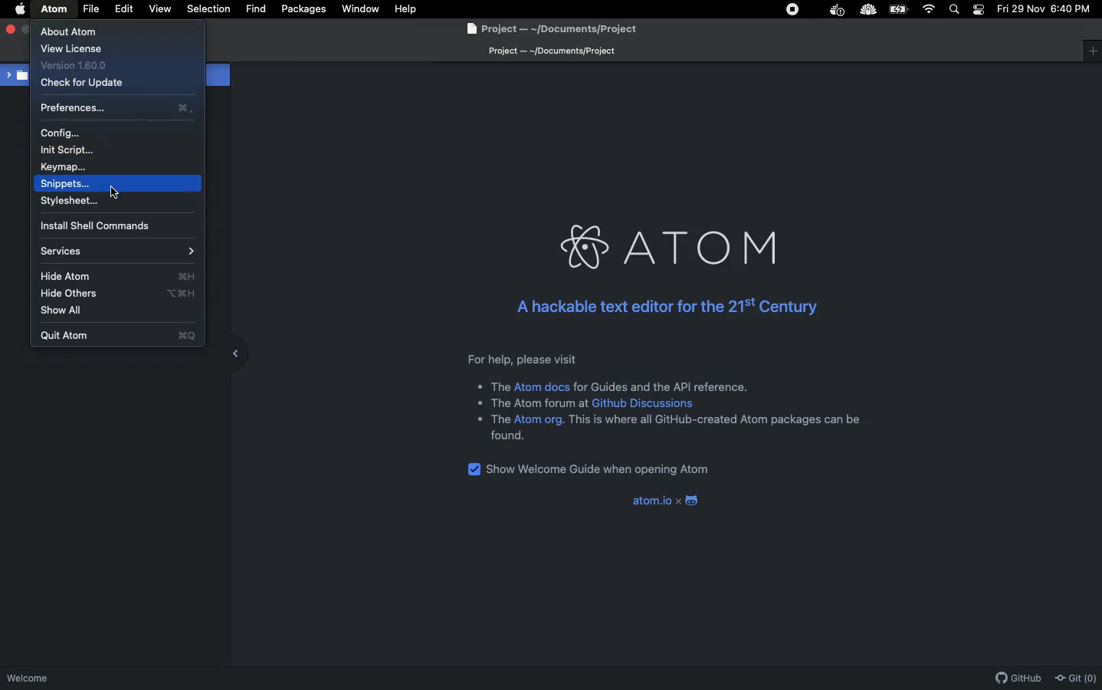 This screenshot has width=1102, height=690. What do you see at coordinates (718, 419) in the screenshot?
I see `description` at bounding box center [718, 419].